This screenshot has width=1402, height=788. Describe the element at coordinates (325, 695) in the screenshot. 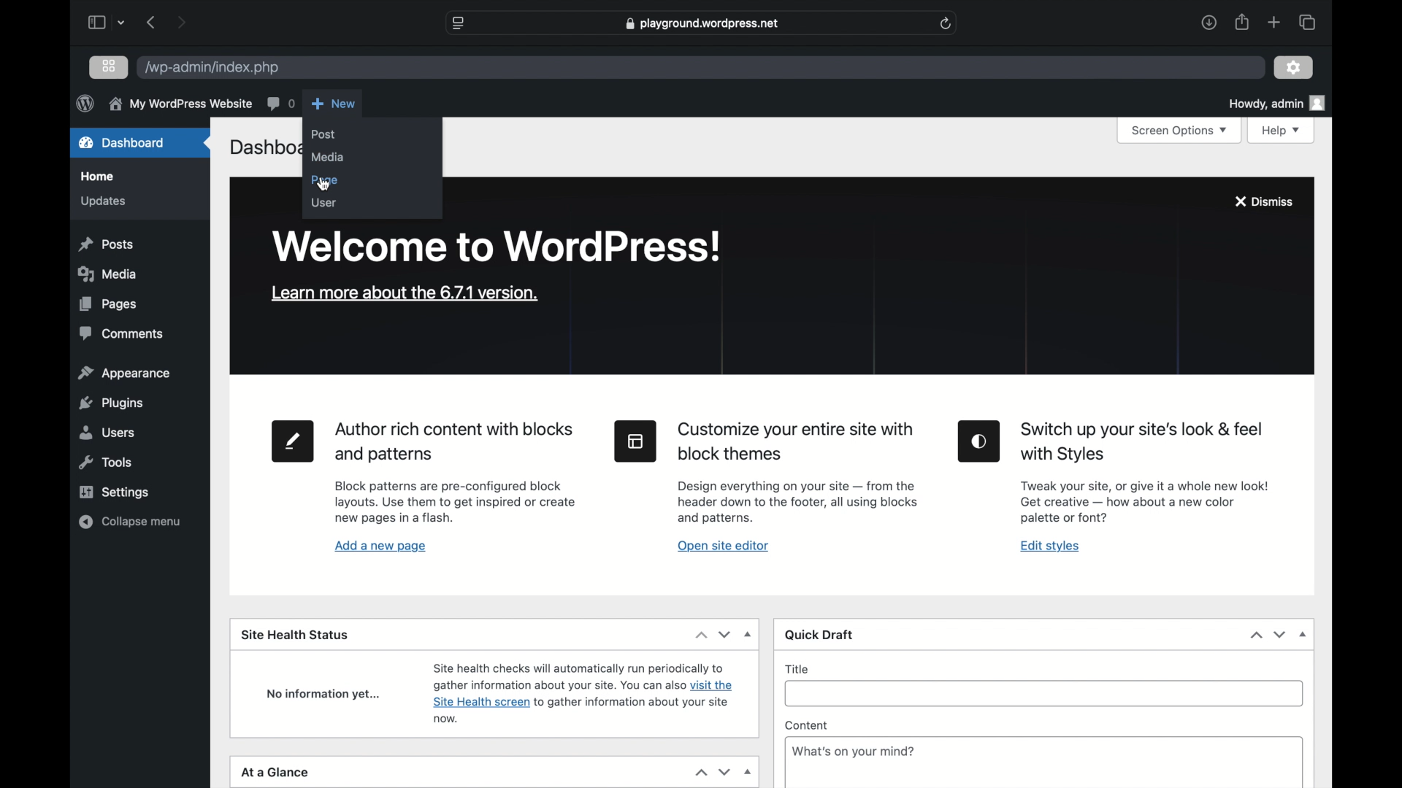

I see `no information yet` at that location.